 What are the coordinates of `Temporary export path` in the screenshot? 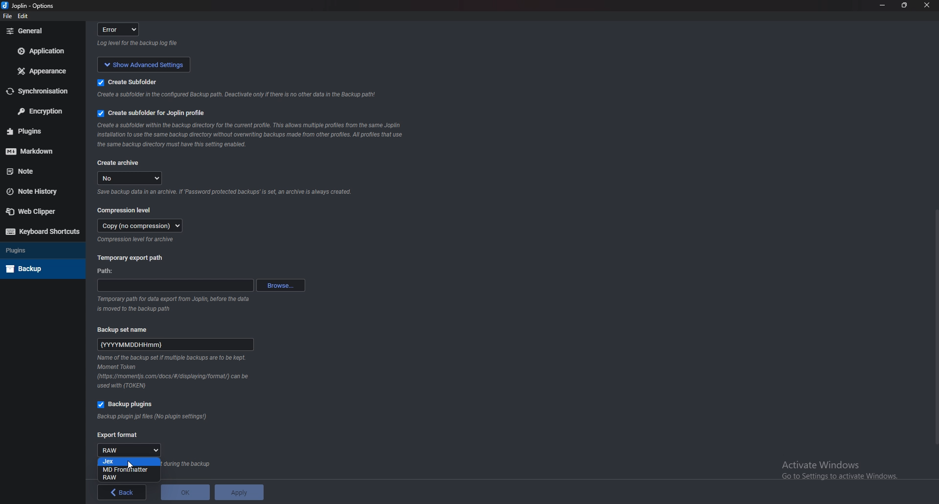 It's located at (131, 257).